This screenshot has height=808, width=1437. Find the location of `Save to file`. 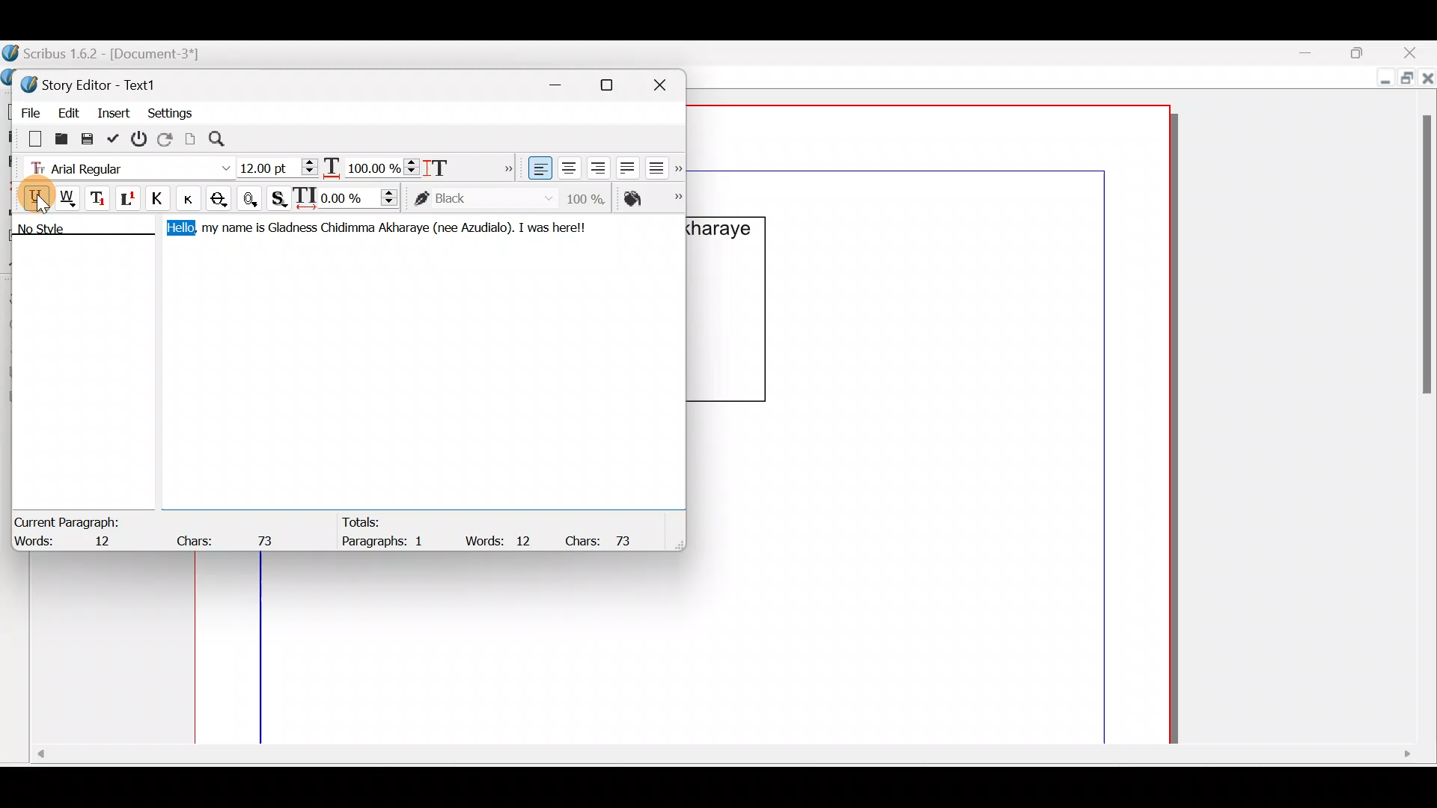

Save to file is located at coordinates (88, 138).